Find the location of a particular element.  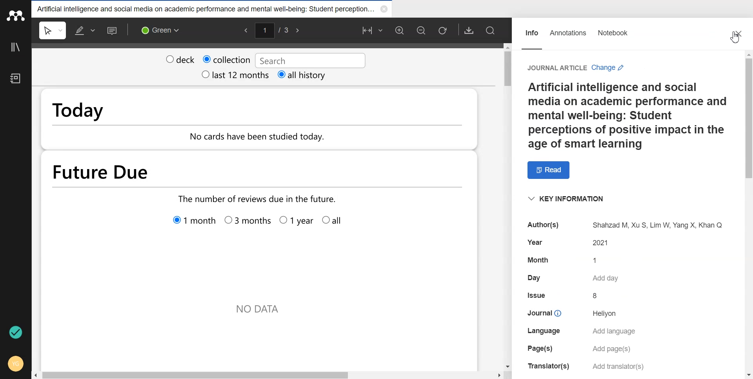

Sticky notes is located at coordinates (113, 30).